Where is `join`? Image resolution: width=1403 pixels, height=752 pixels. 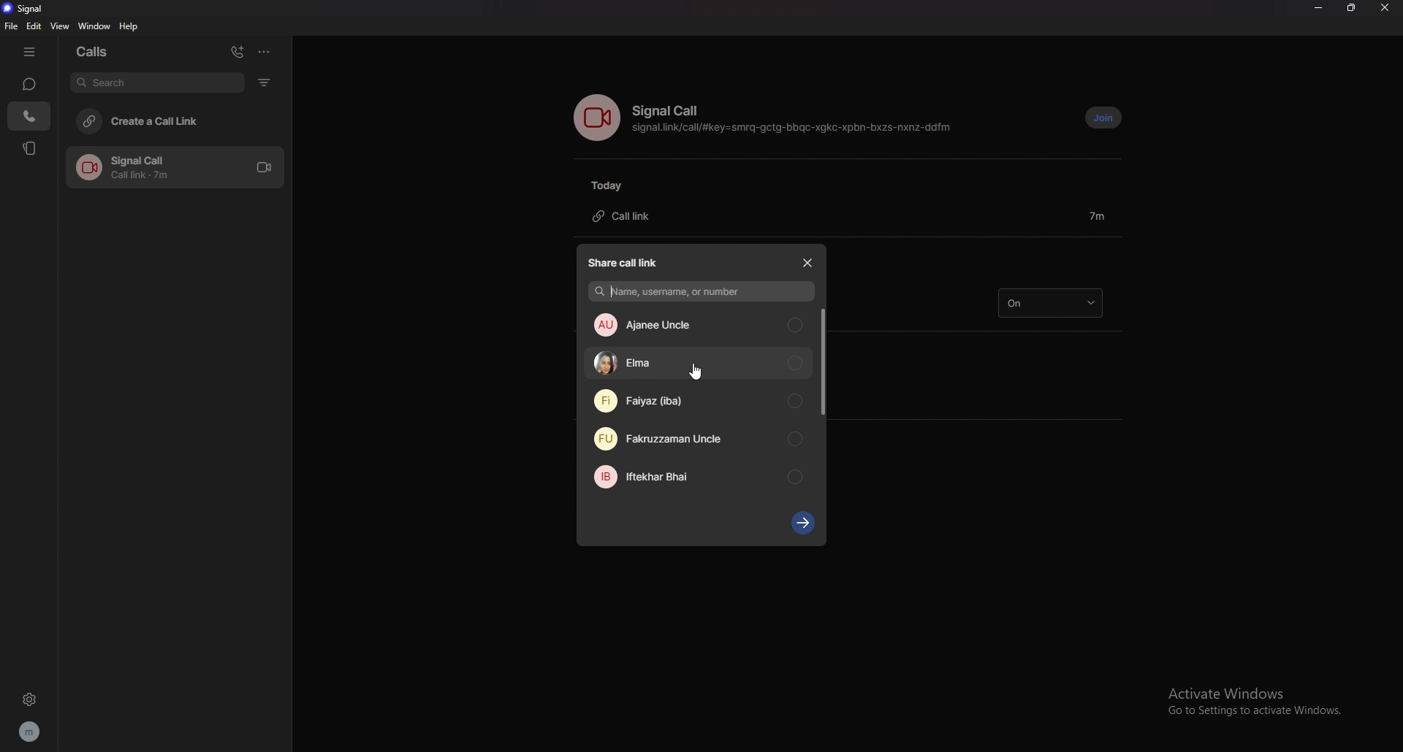 join is located at coordinates (1103, 118).